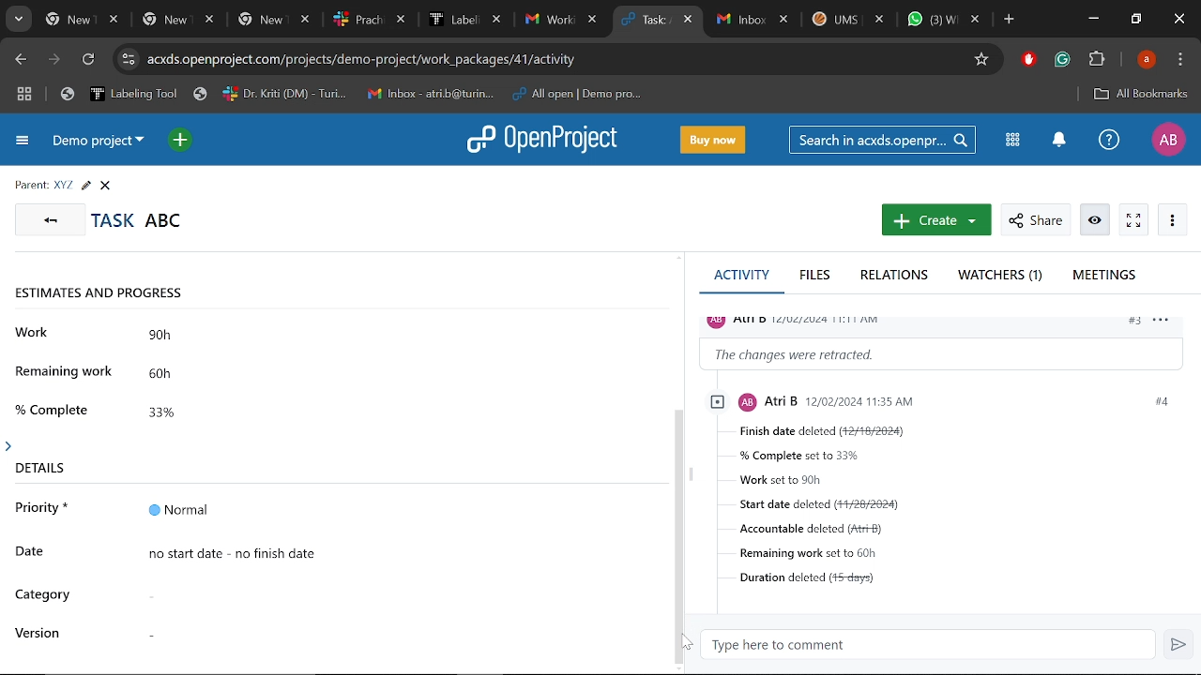 Image resolution: width=1201 pixels, height=675 pixels. Describe the element at coordinates (740, 279) in the screenshot. I see `Activity` at that location.